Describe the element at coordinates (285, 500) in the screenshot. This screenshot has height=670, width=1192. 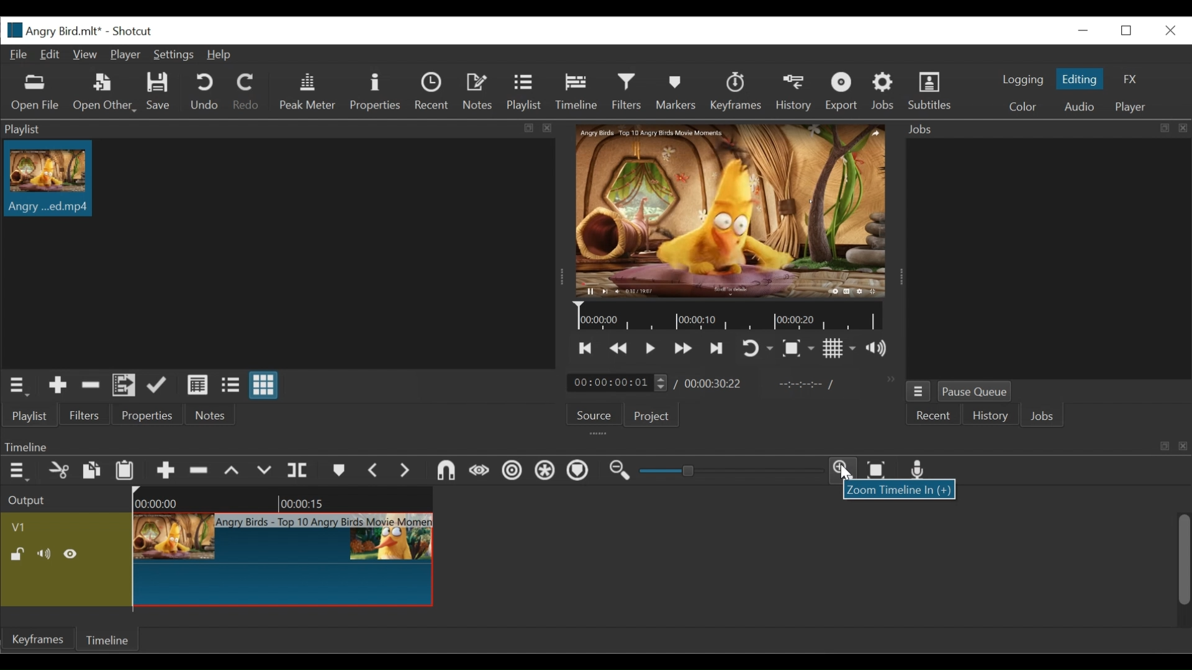
I see `Timeline` at that location.